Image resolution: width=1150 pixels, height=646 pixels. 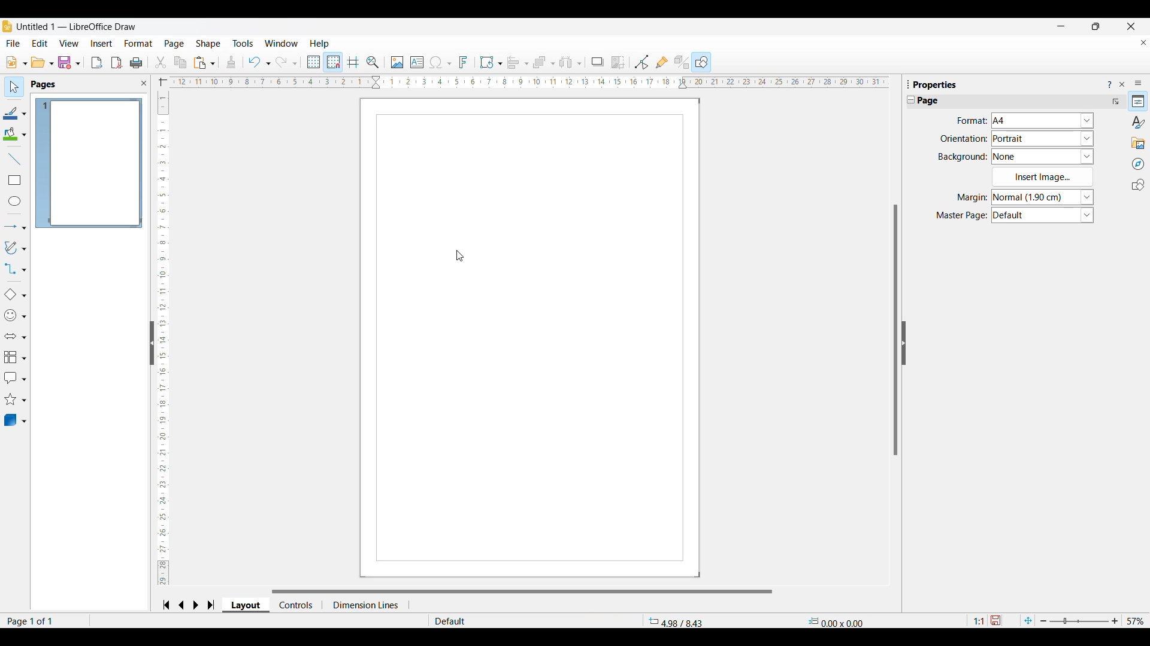 I want to click on Curves and polygon options, so click(x=16, y=248).